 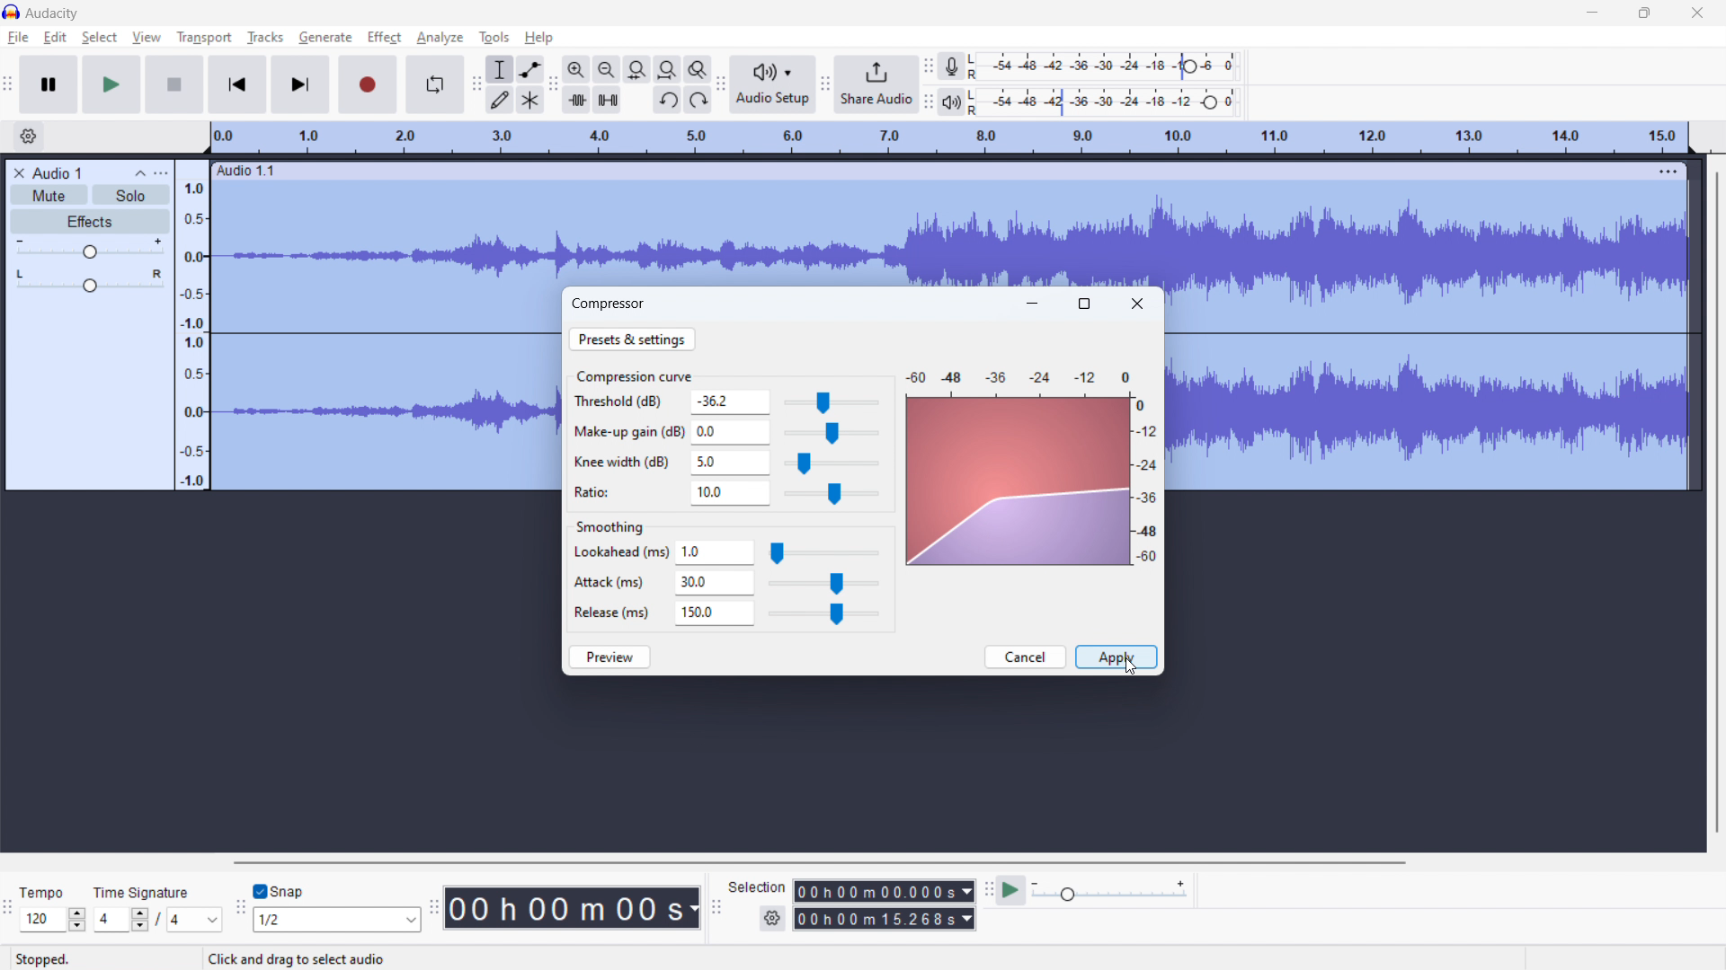 What do you see at coordinates (160, 172) in the screenshot?
I see `view menu` at bounding box center [160, 172].